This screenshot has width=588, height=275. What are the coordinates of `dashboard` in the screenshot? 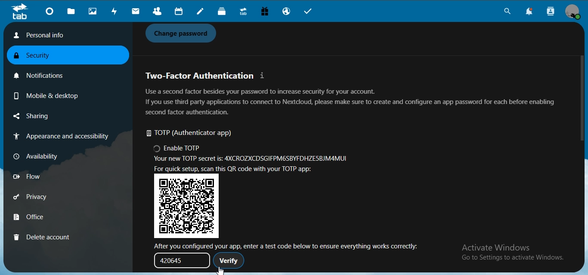 It's located at (51, 12).